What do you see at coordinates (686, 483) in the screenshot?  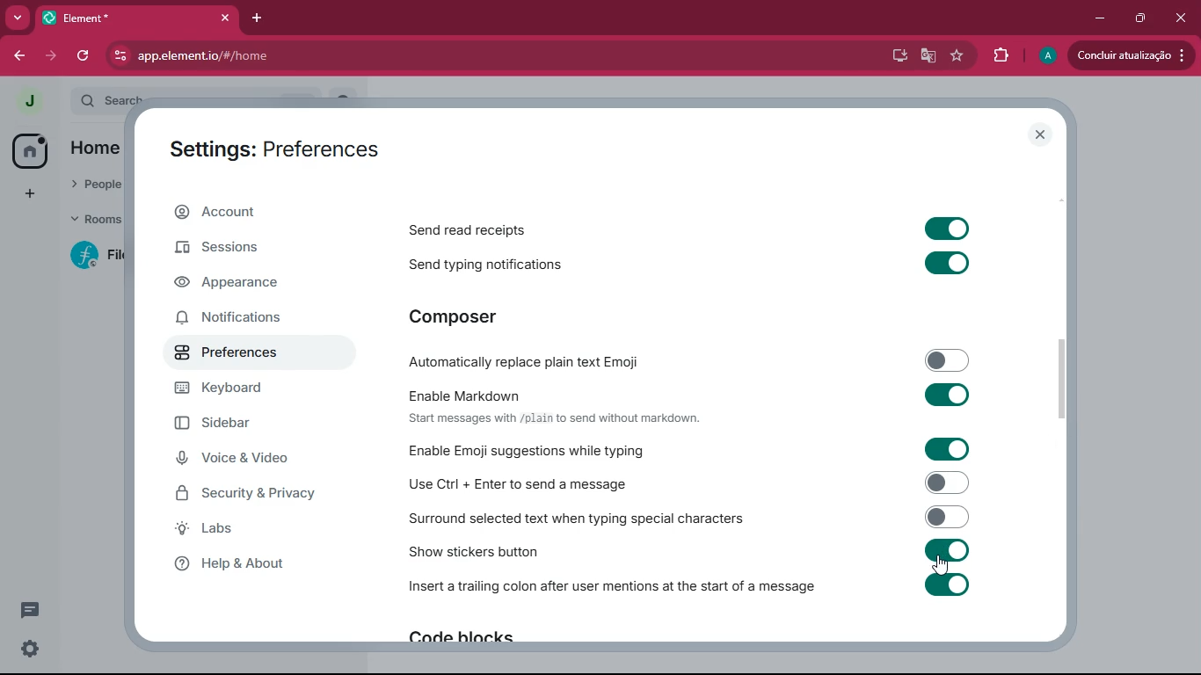 I see `Use Ctrl + Enter to send a message` at bounding box center [686, 483].